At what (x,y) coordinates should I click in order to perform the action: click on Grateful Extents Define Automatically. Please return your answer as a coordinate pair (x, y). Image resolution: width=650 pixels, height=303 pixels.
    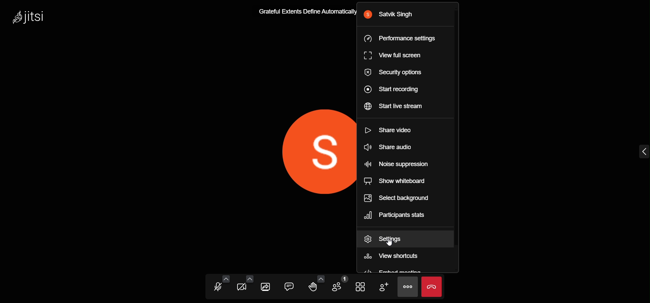
    Looking at the image, I should click on (304, 12).